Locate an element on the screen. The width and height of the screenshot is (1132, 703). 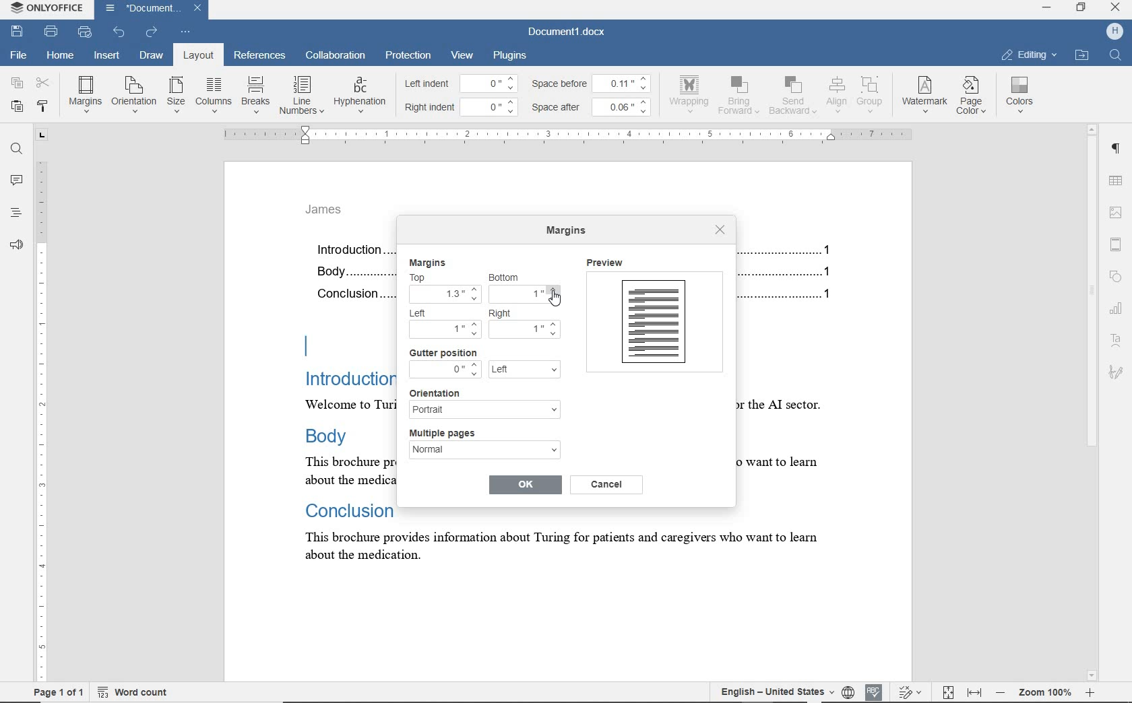
send backward is located at coordinates (792, 97).